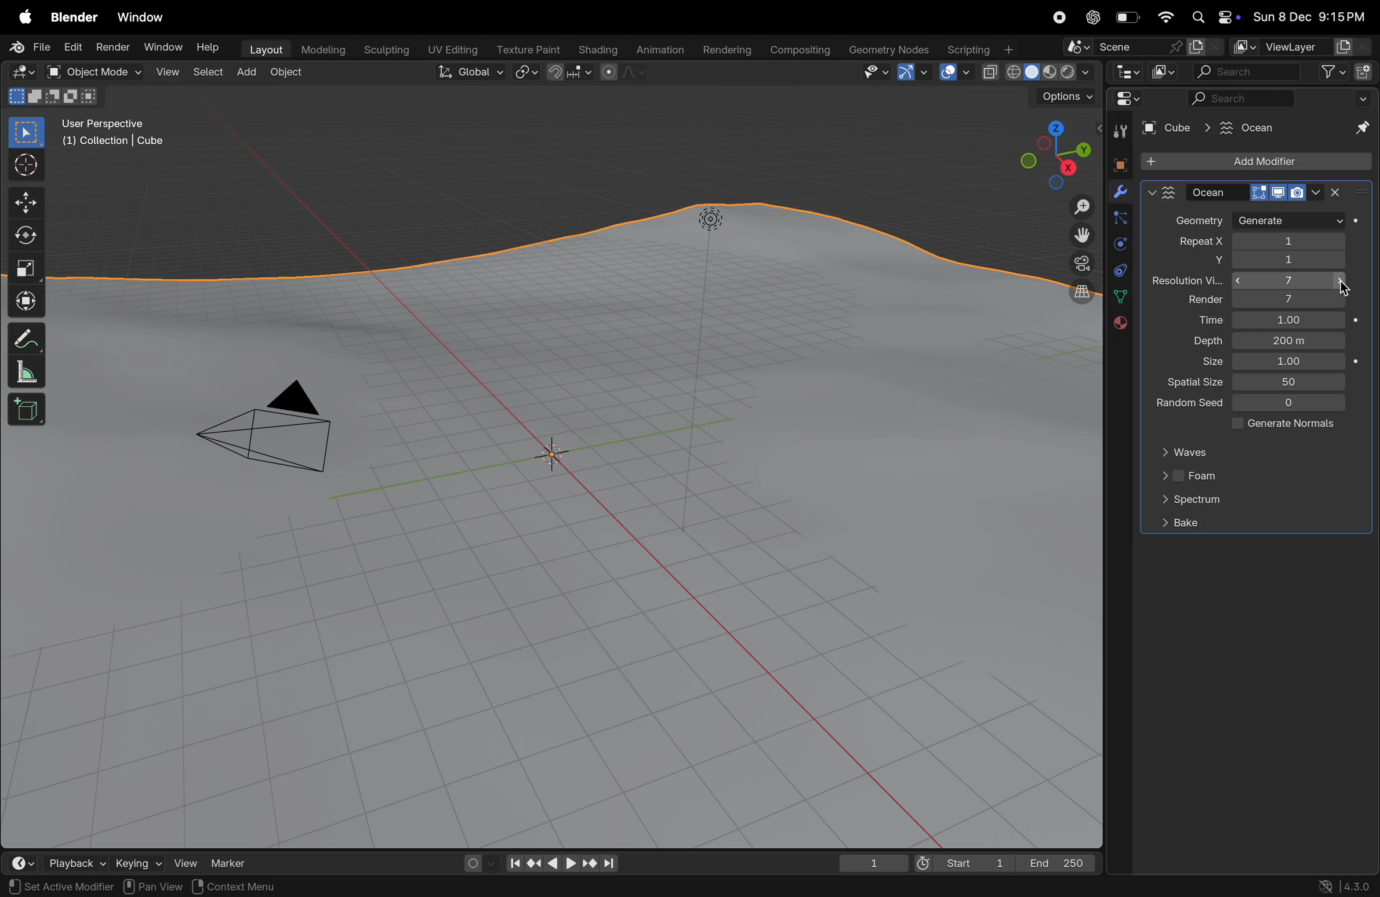 The image size is (1380, 897). I want to click on uv editing, so click(455, 48).